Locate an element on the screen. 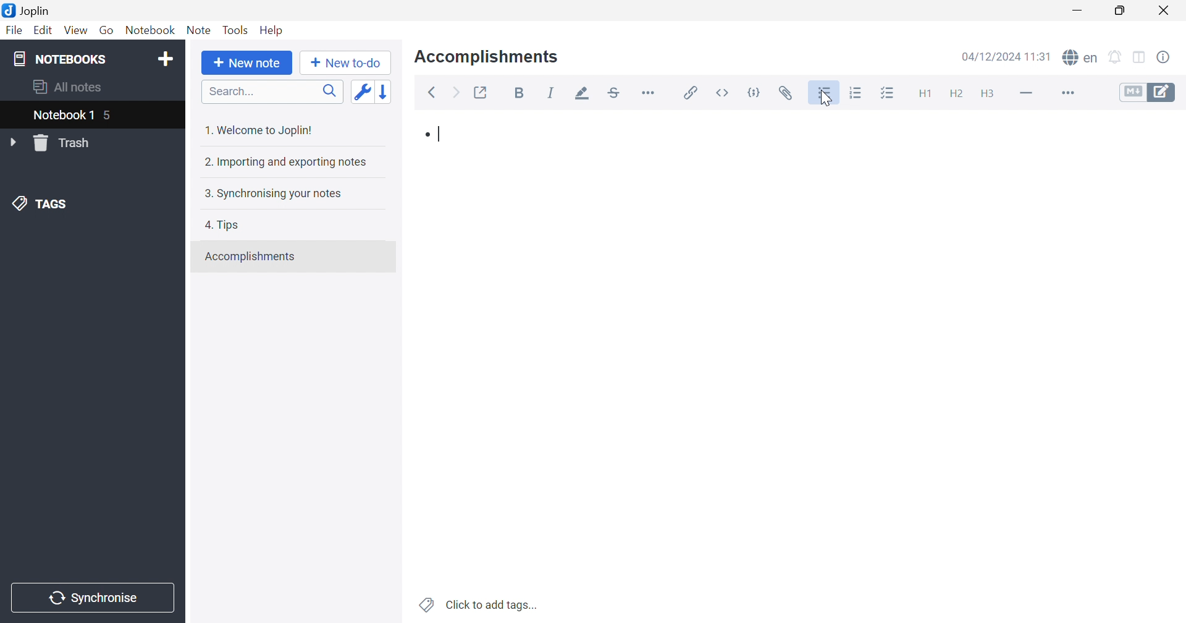  Toggle external editing is located at coordinates (480, 92).